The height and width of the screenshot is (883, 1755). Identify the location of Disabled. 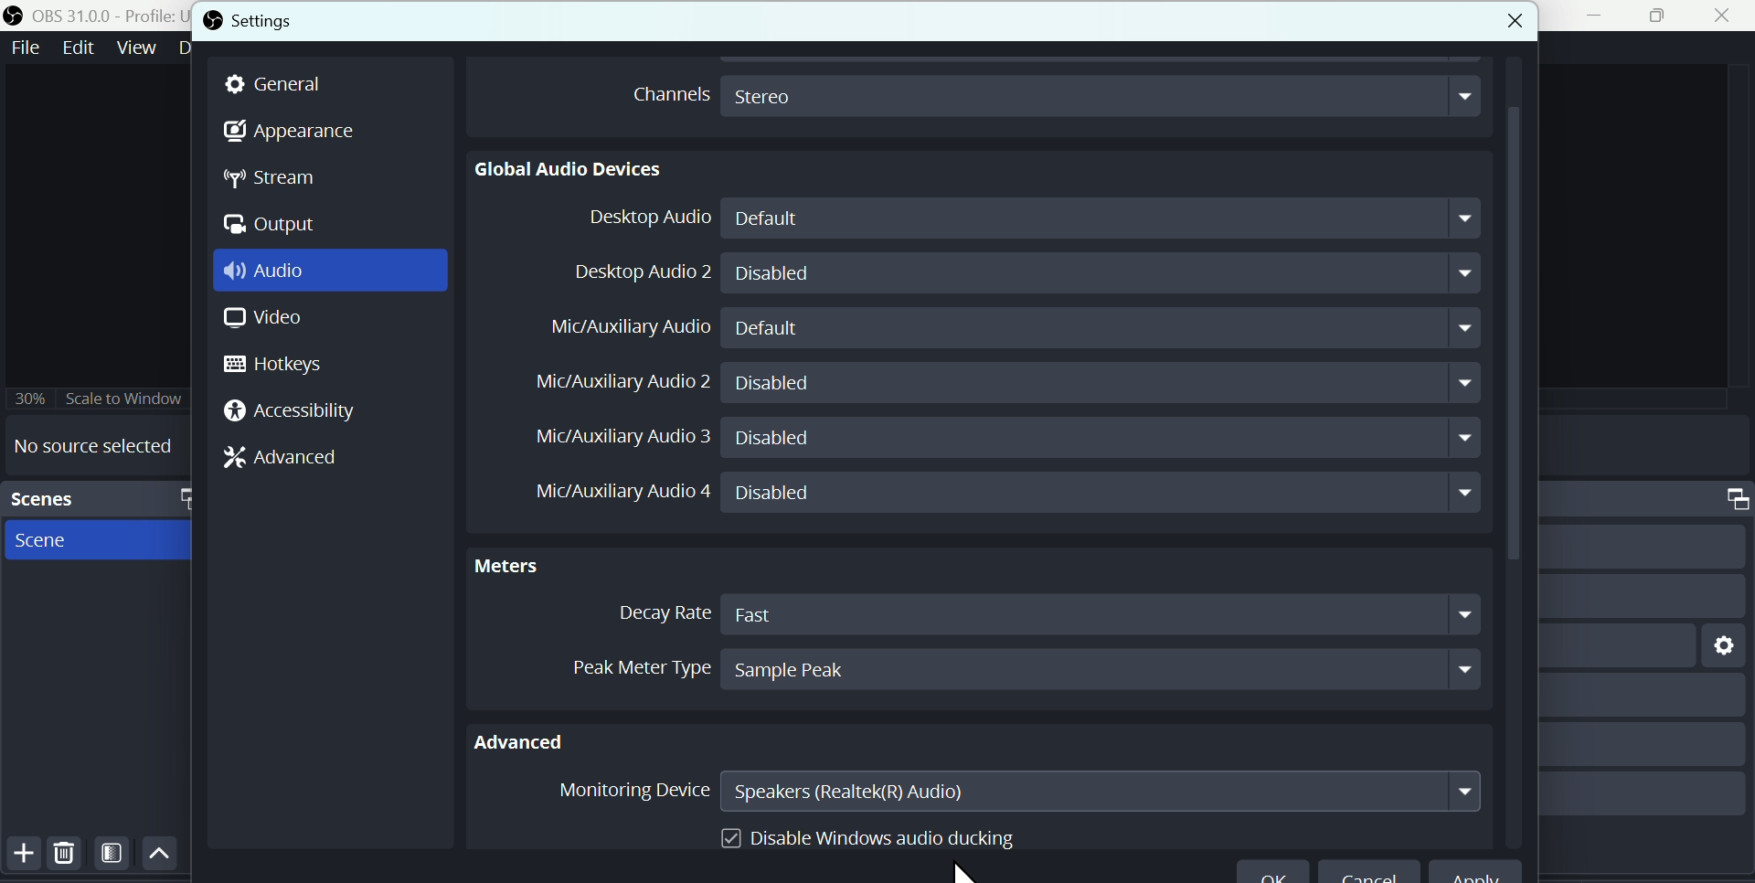
(1101, 381).